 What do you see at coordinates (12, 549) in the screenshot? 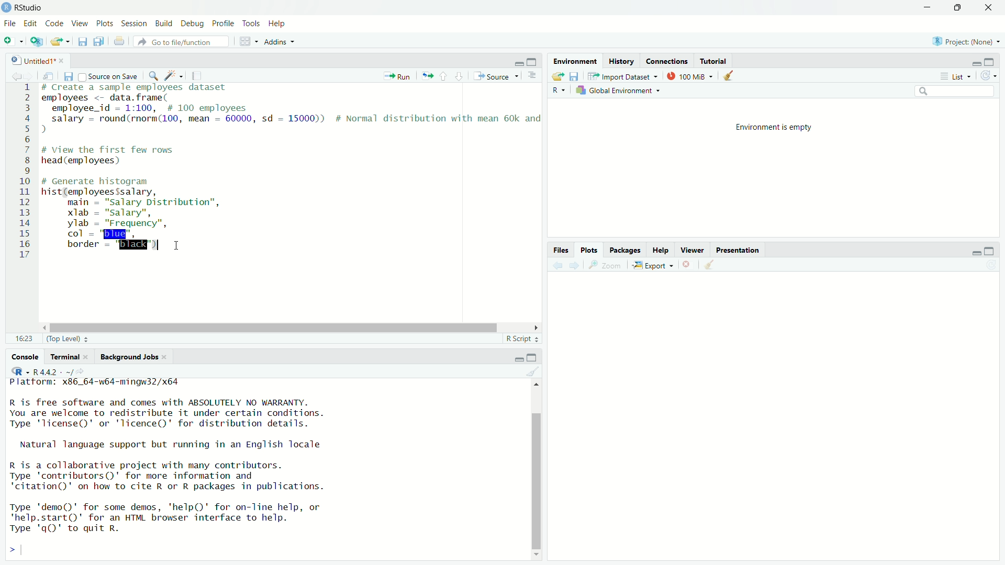
I see `Left expand` at bounding box center [12, 549].